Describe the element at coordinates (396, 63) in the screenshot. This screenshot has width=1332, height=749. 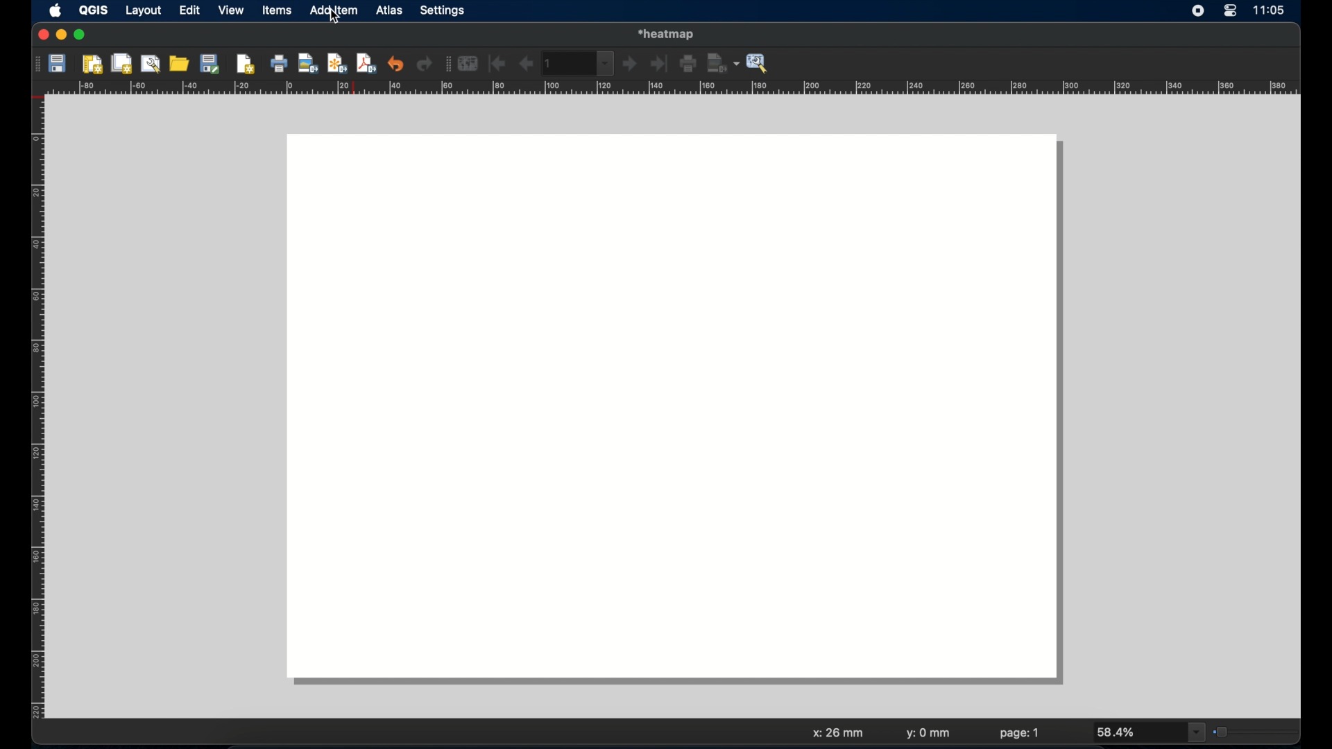
I see `uno` at that location.